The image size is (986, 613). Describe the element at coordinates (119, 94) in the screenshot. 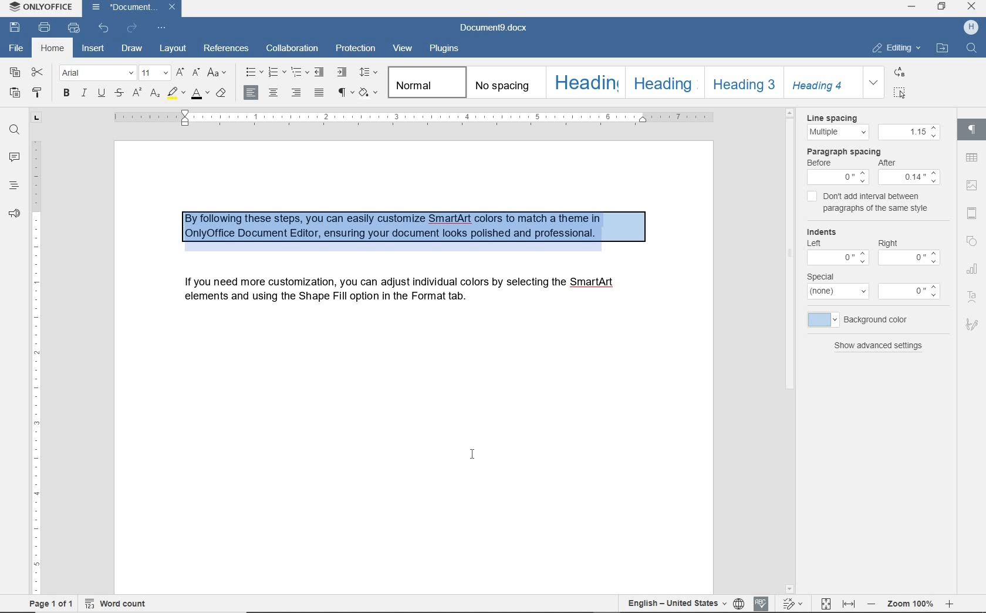

I see `strikethrough` at that location.